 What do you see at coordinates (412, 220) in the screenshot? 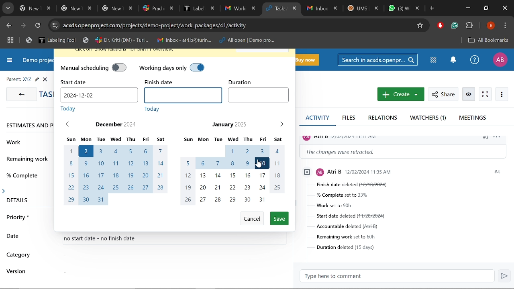
I see `Task details` at bounding box center [412, 220].